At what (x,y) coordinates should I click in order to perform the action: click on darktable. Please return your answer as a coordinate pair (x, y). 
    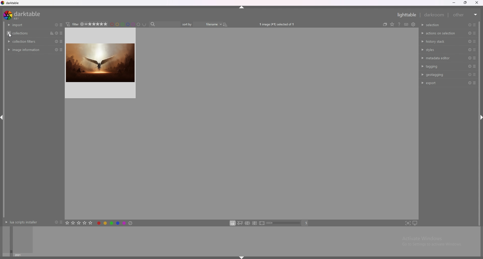
    Looking at the image, I should click on (23, 15).